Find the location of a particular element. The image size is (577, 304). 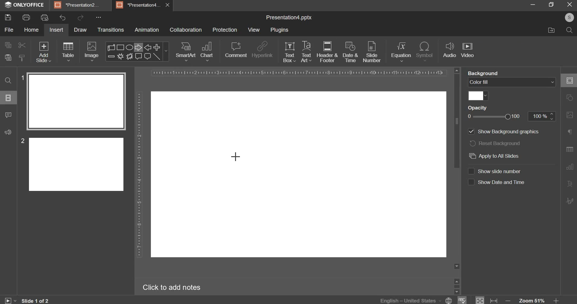

cut is located at coordinates (21, 45).